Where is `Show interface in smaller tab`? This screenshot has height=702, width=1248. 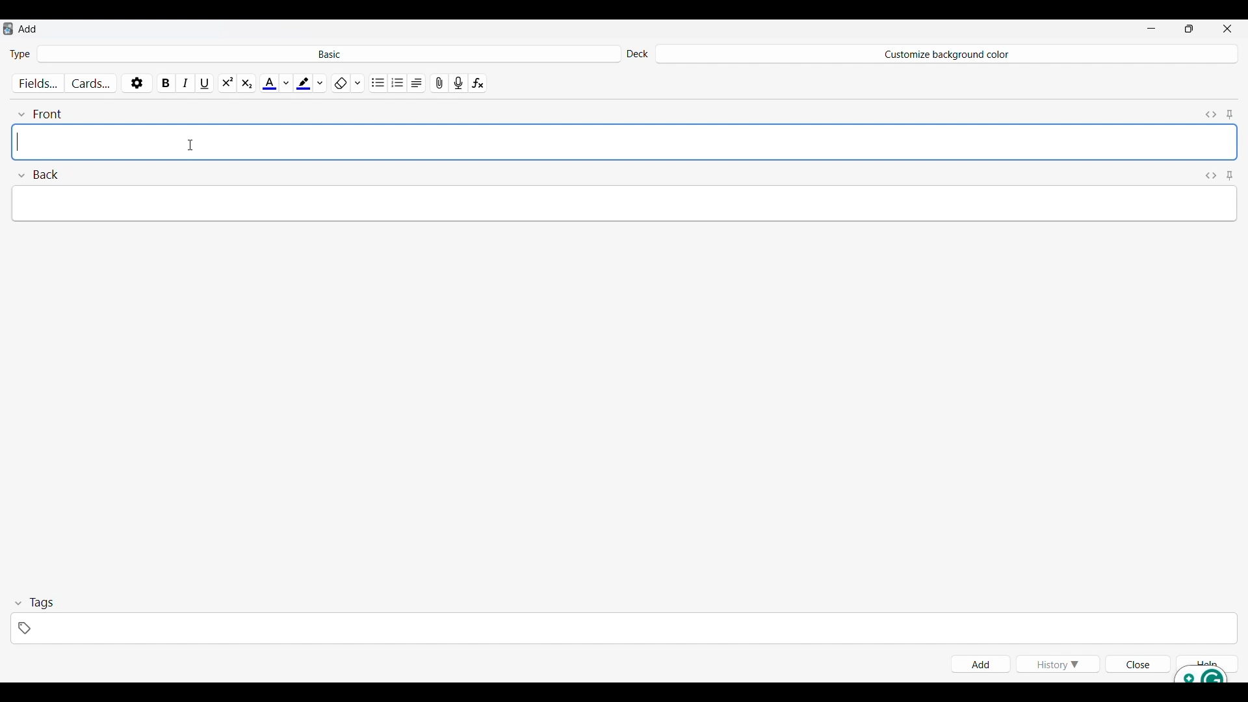 Show interface in smaller tab is located at coordinates (1189, 29).